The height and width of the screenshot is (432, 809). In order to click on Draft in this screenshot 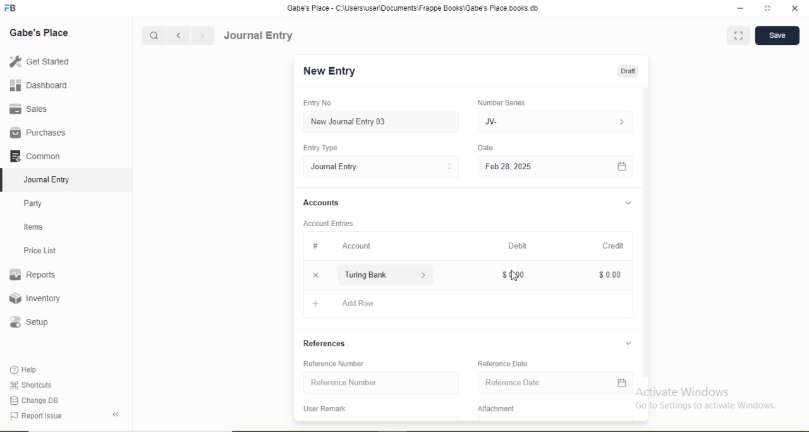, I will do `click(628, 72)`.